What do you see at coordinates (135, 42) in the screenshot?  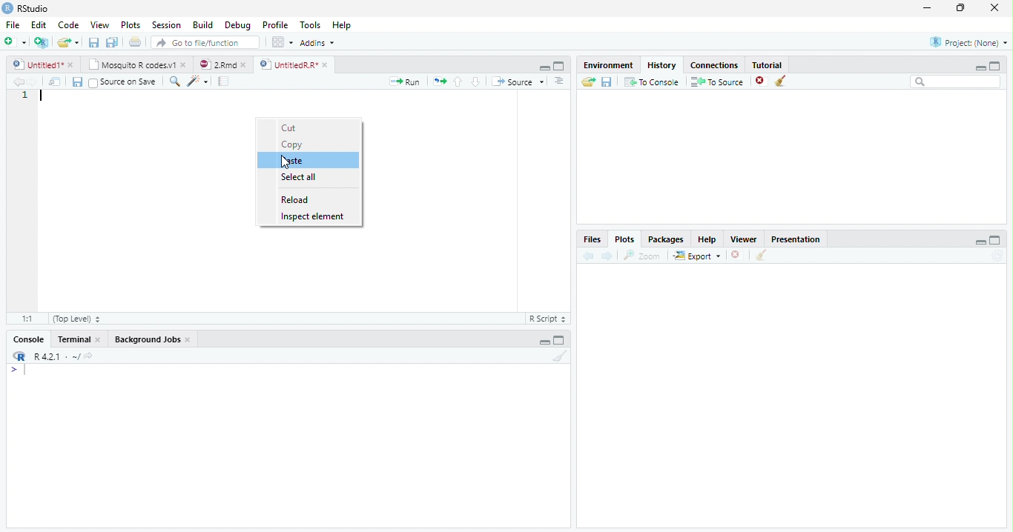 I see `Print` at bounding box center [135, 42].